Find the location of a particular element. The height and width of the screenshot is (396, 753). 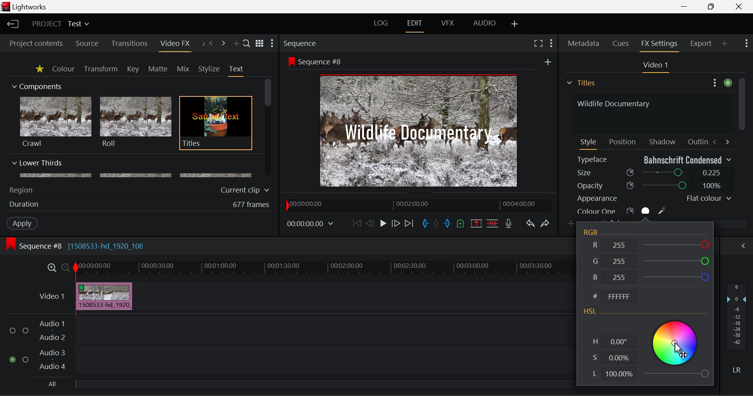

Code is located at coordinates (617, 297).